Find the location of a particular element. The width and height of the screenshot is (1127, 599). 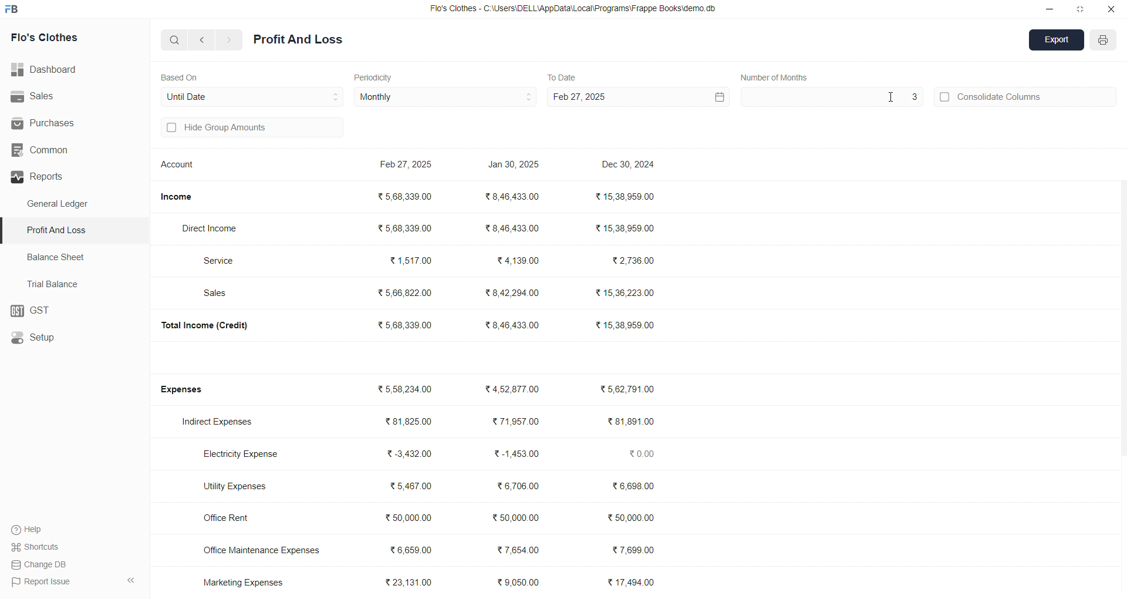

Purchases is located at coordinates (57, 123).